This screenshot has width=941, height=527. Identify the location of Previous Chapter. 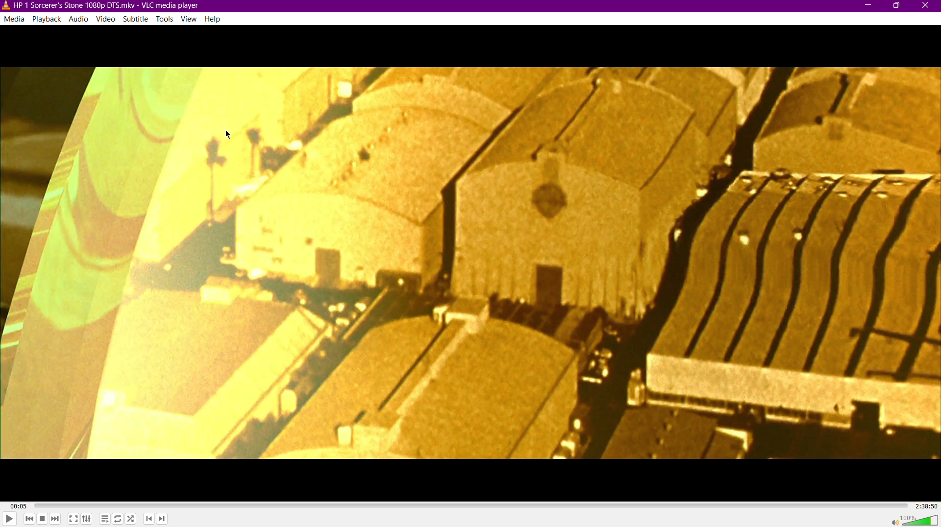
(149, 519).